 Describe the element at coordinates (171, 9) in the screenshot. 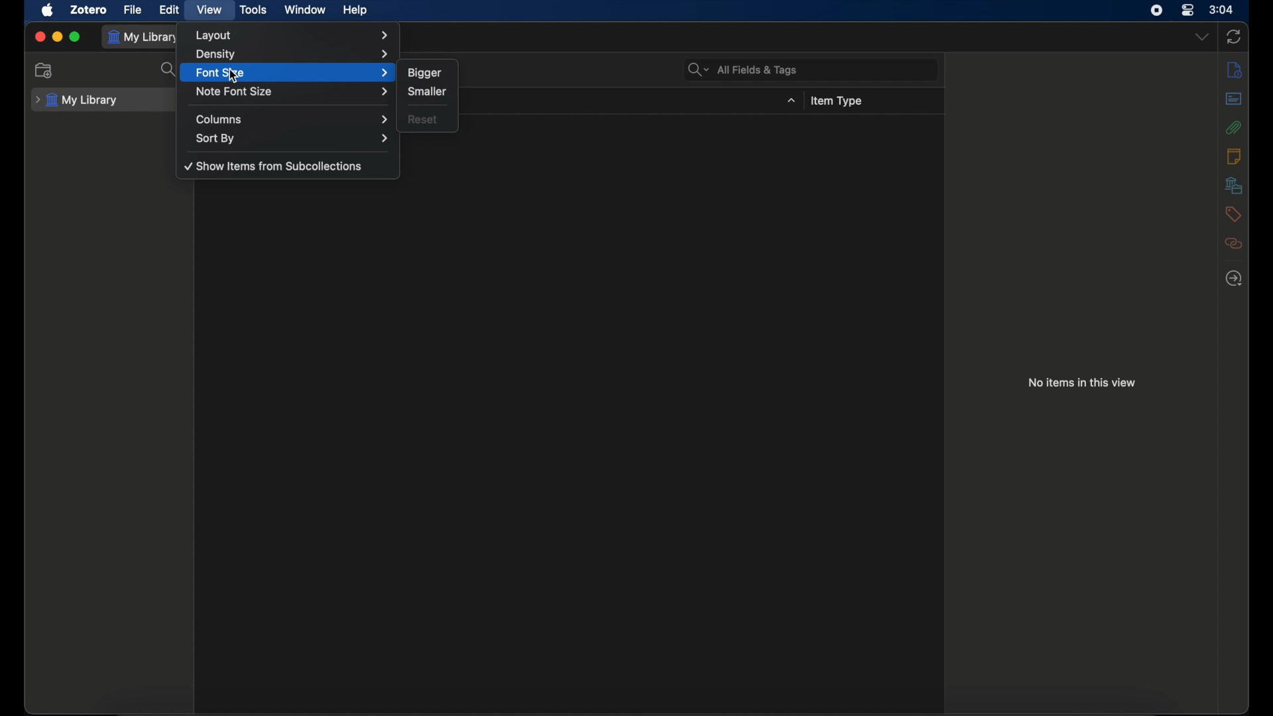

I see `edit` at that location.